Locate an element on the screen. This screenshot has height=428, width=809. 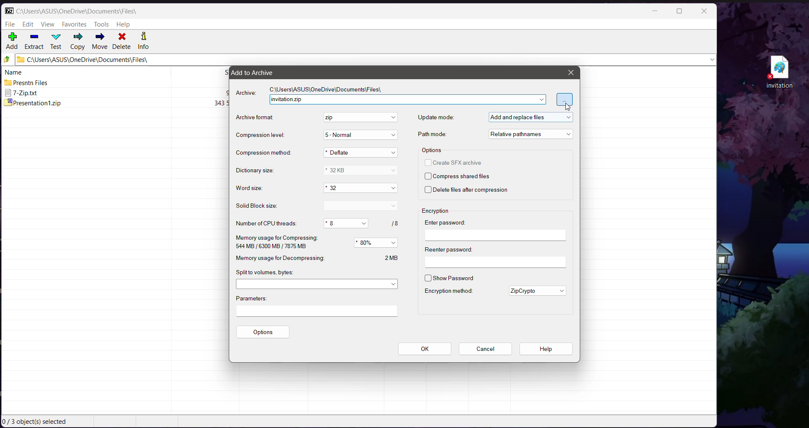
File on Desktop is located at coordinates (778, 72).